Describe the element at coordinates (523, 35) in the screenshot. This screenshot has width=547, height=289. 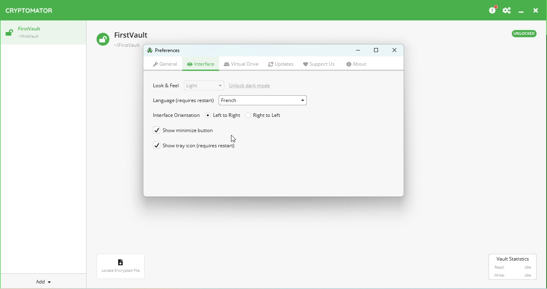
I see `Unlocked` at that location.